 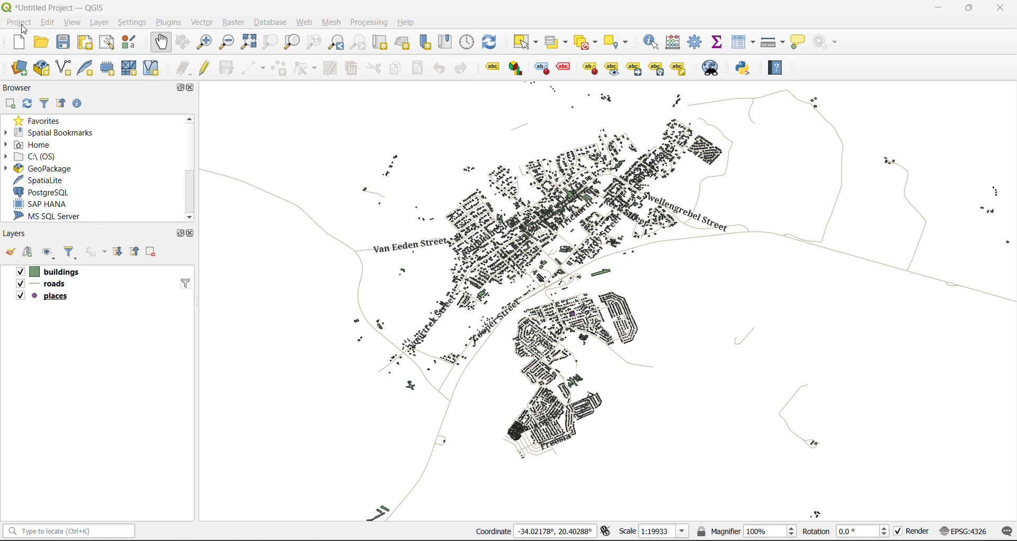 I want to click on select location, so click(x=620, y=41).